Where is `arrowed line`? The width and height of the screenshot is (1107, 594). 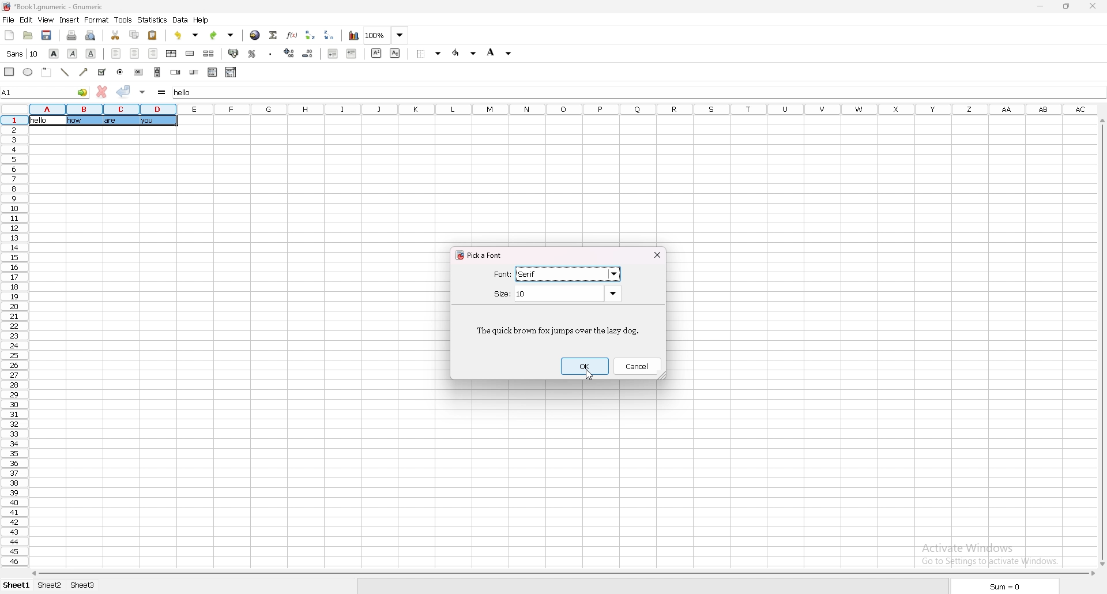 arrowed line is located at coordinates (83, 72).